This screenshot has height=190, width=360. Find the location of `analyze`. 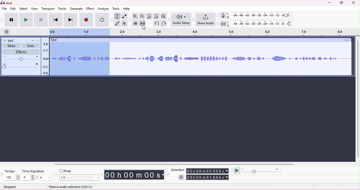

analyze is located at coordinates (103, 9).